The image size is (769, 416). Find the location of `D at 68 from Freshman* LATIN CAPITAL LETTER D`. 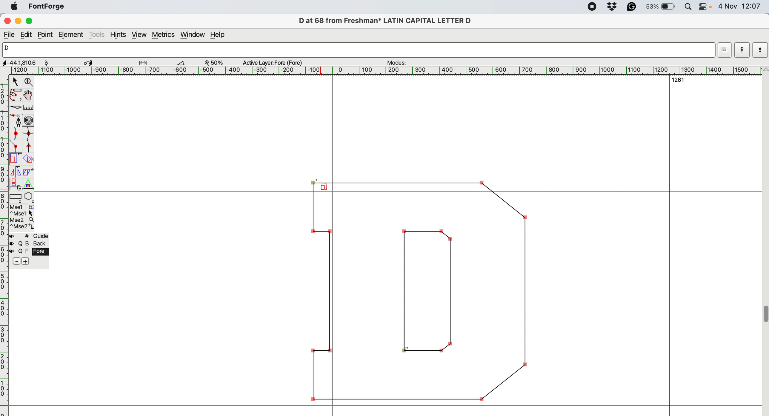

D at 68 from Freshman* LATIN CAPITAL LETTER D is located at coordinates (387, 21).